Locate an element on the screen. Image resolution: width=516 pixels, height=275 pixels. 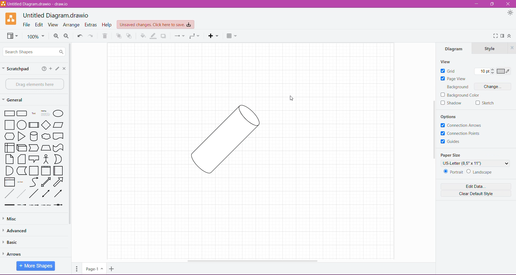
Zoom is located at coordinates (36, 37).